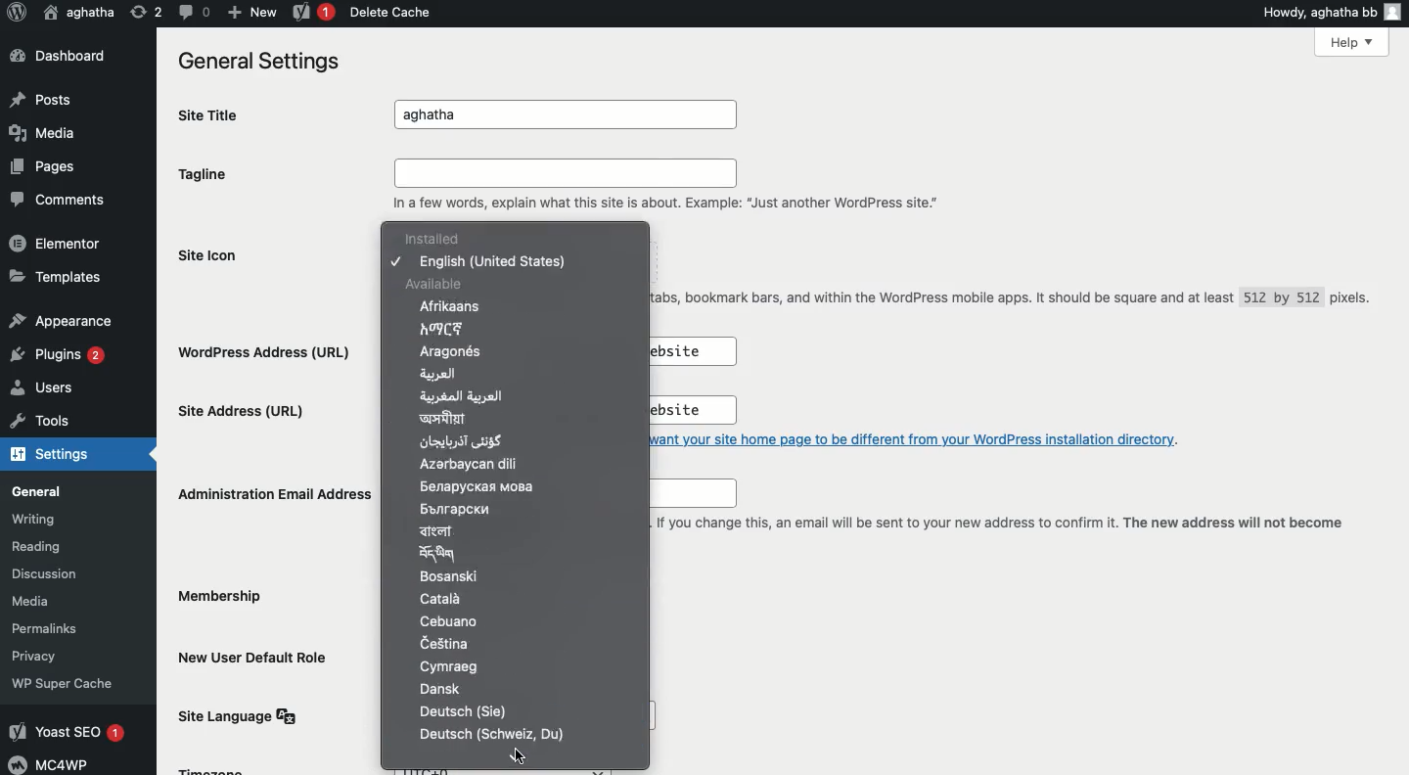  Describe the element at coordinates (571, 115) in the screenshot. I see `aghatha` at that location.